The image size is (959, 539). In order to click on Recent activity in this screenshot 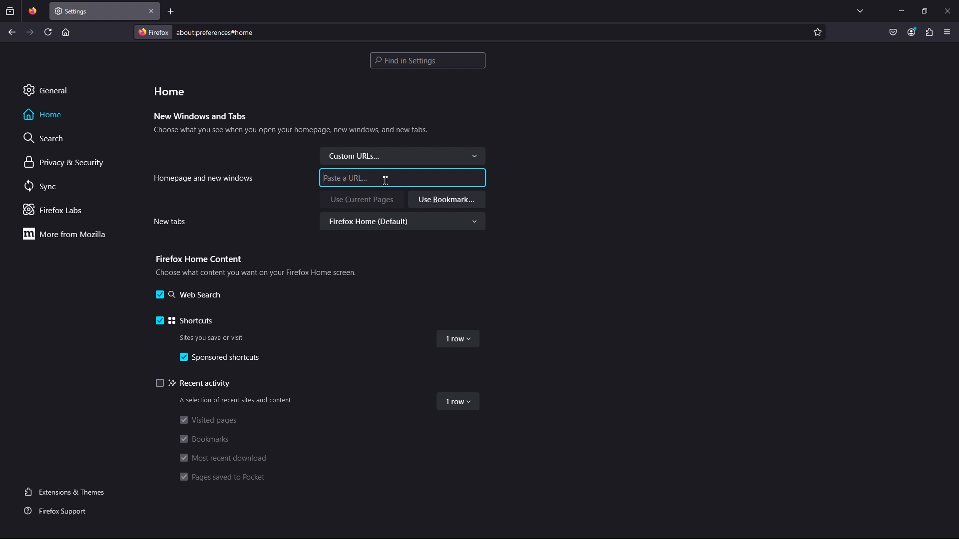, I will do `click(195, 383)`.